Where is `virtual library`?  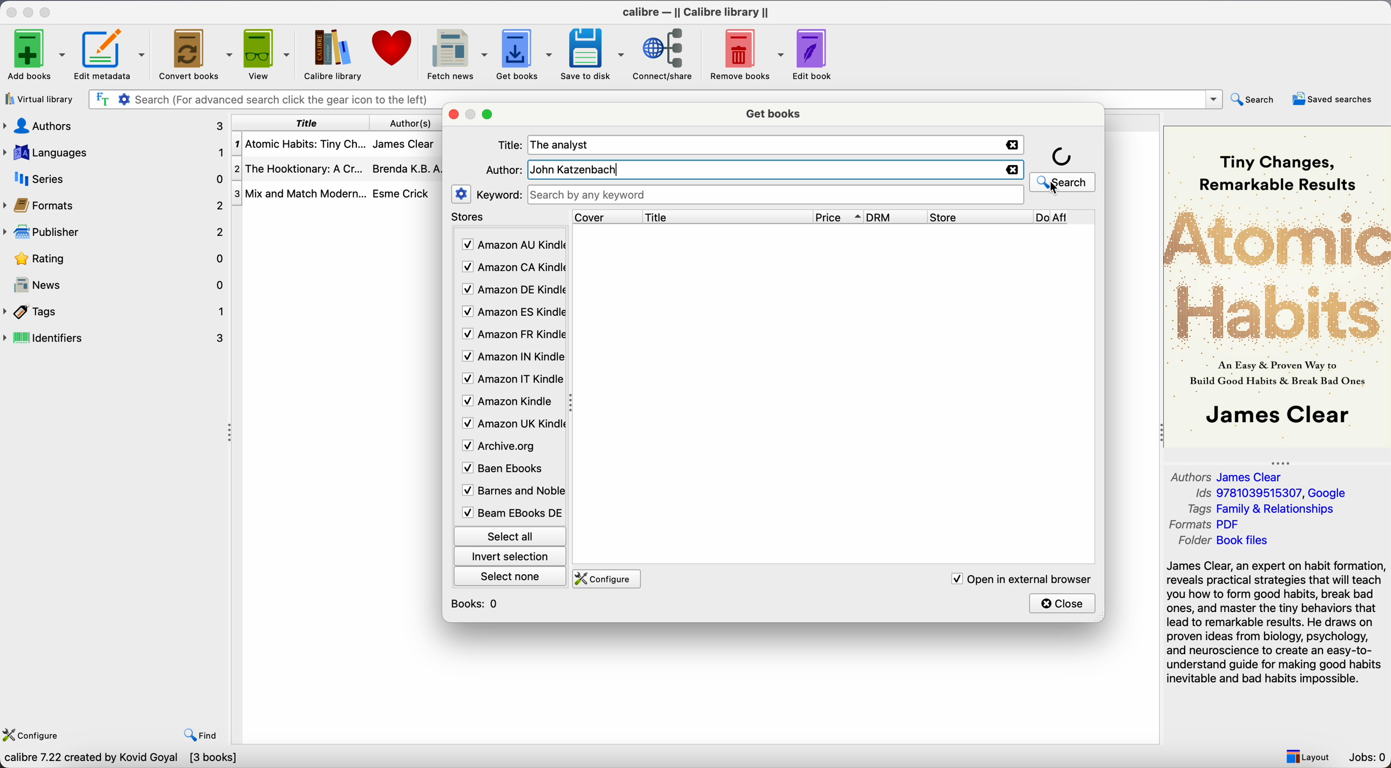 virtual library is located at coordinates (39, 100).